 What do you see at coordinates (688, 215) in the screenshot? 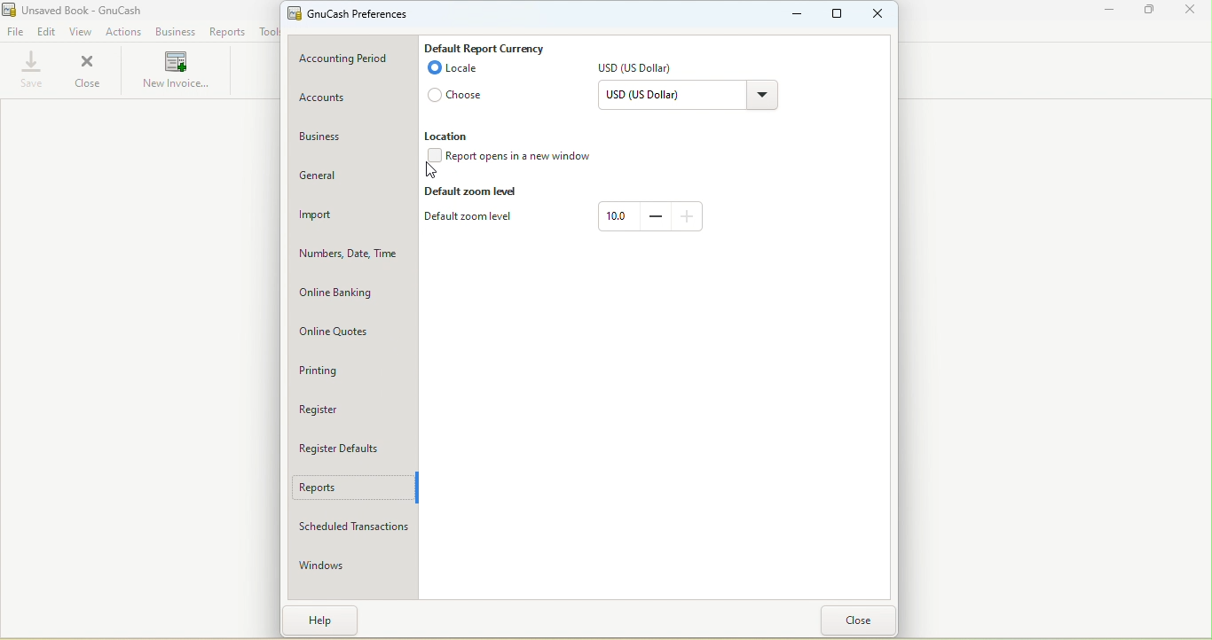
I see `Increase` at bounding box center [688, 215].